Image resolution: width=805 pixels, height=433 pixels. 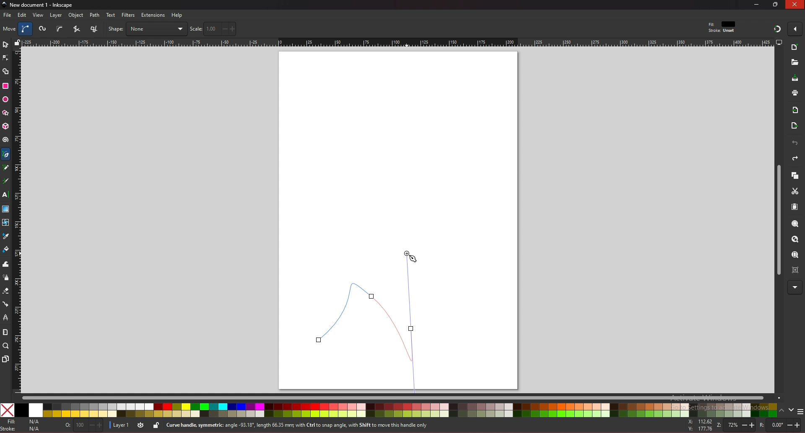 I want to click on shape builder, so click(x=6, y=72).